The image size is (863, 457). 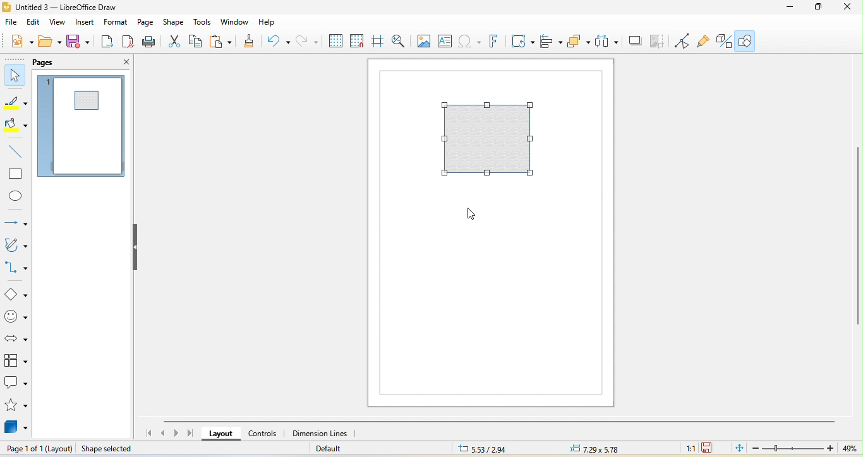 What do you see at coordinates (16, 126) in the screenshot?
I see `fill color` at bounding box center [16, 126].